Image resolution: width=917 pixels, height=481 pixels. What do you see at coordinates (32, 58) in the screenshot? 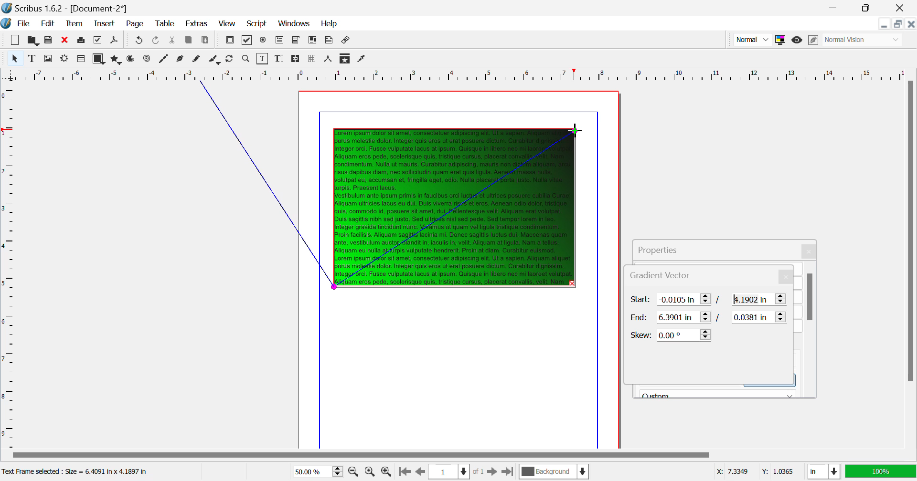
I see `Text Frame` at bounding box center [32, 58].